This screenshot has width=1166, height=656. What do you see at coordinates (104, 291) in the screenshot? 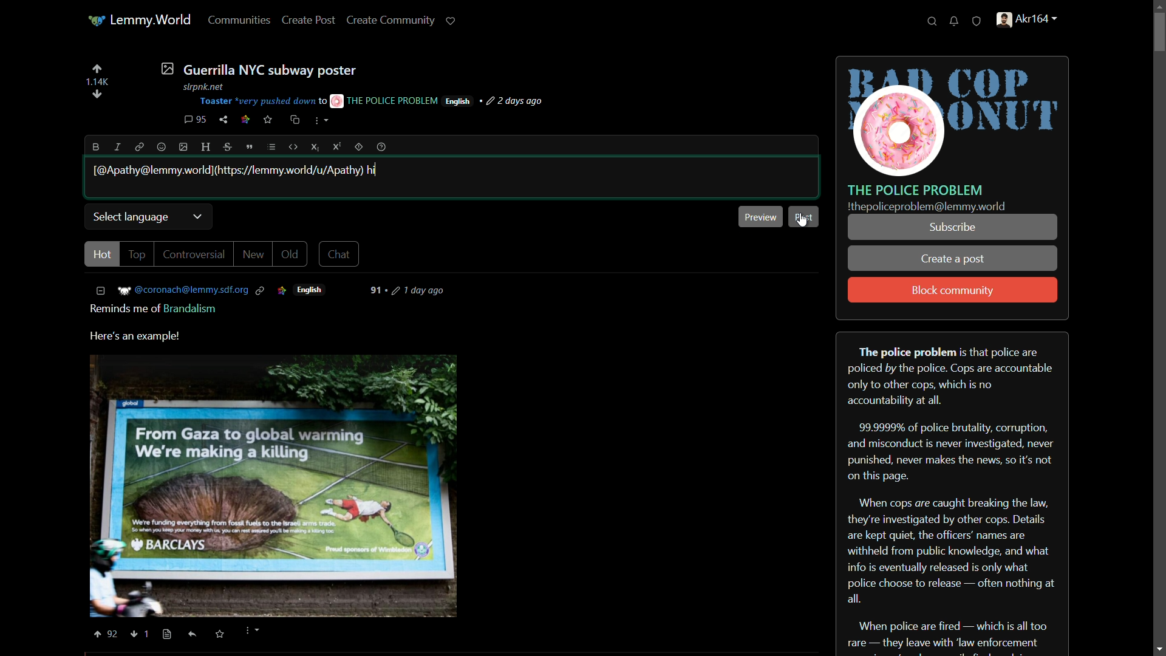
I see `COLLAPSE` at bounding box center [104, 291].